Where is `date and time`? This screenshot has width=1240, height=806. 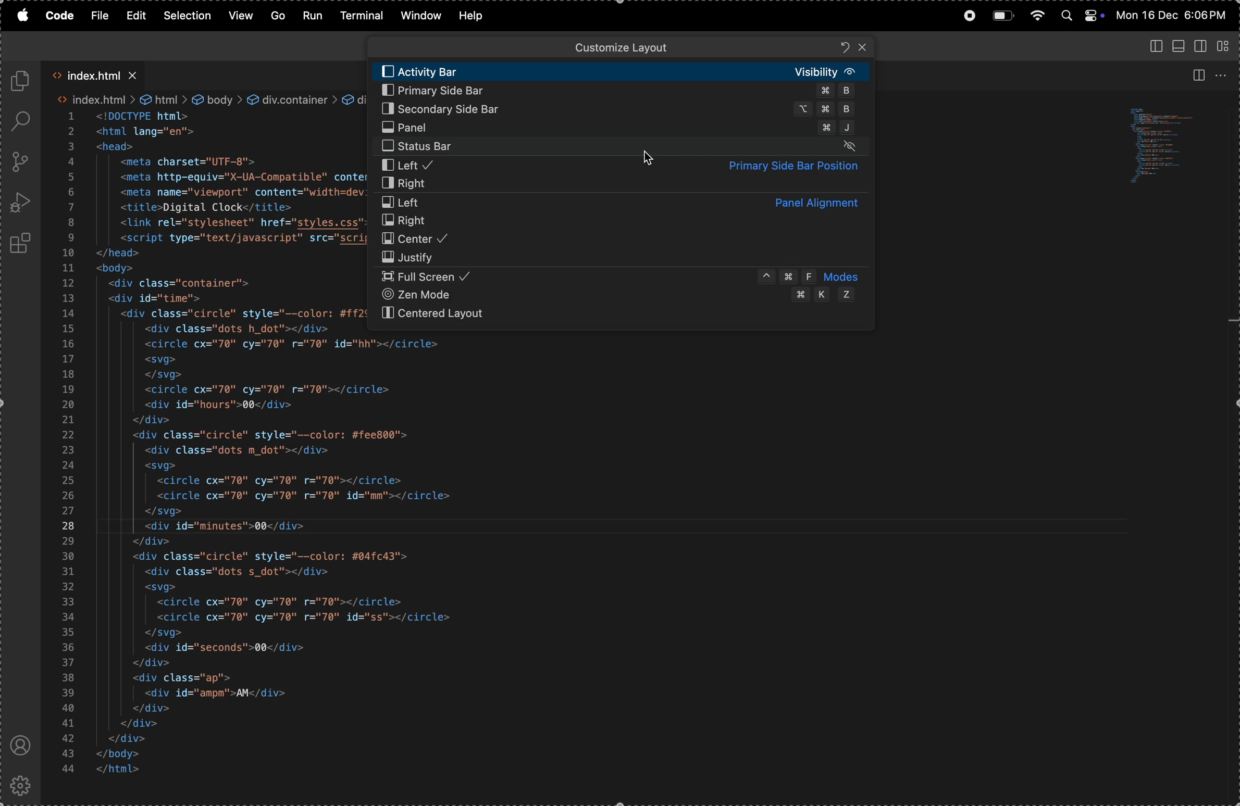 date and time is located at coordinates (1174, 16).